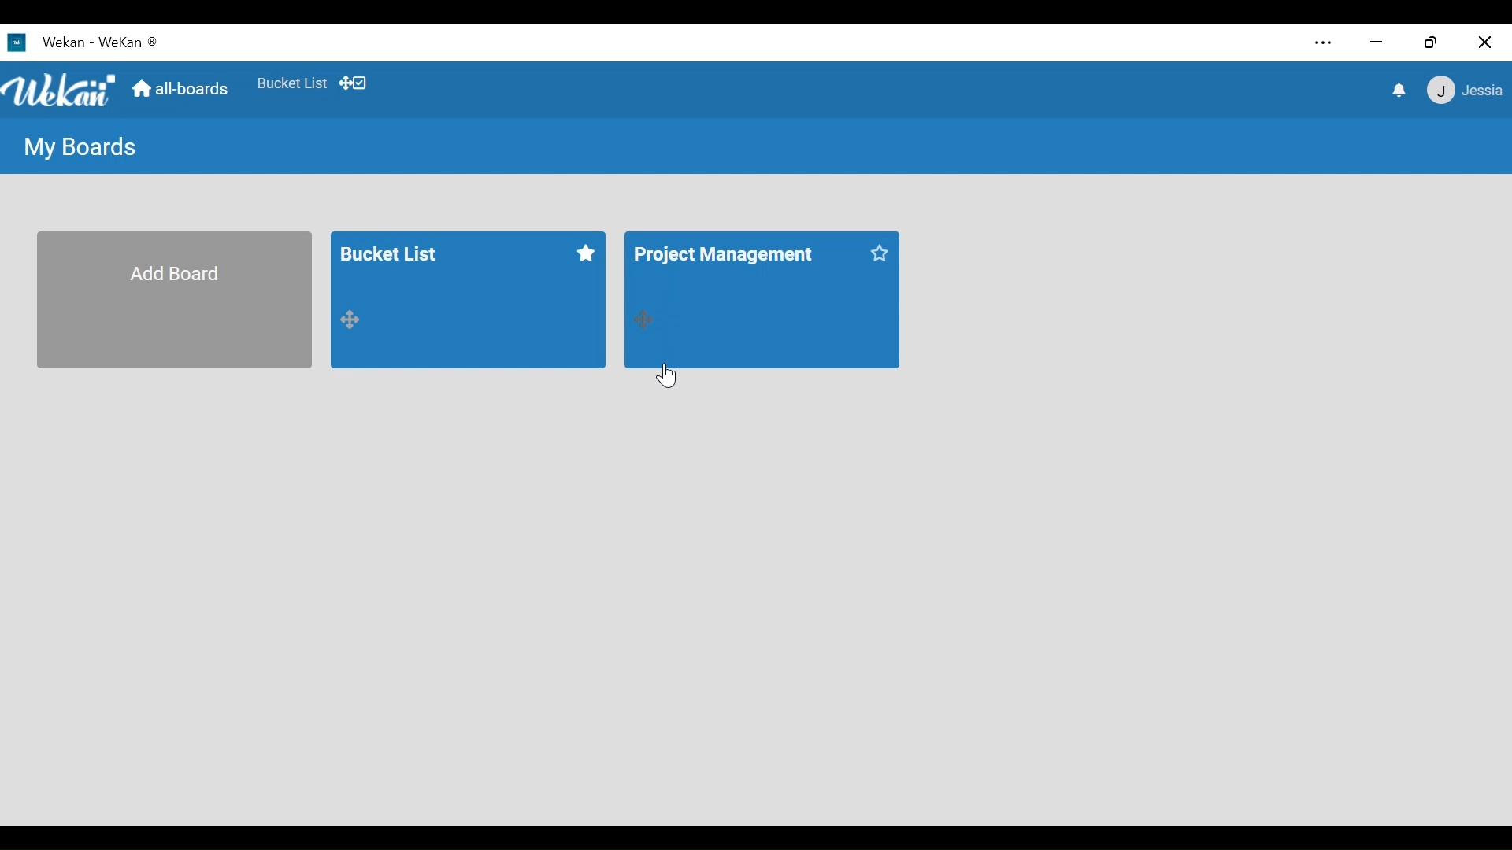 The width and height of the screenshot is (1512, 850). What do you see at coordinates (20, 44) in the screenshot?
I see `Wekan Desktop Icon` at bounding box center [20, 44].